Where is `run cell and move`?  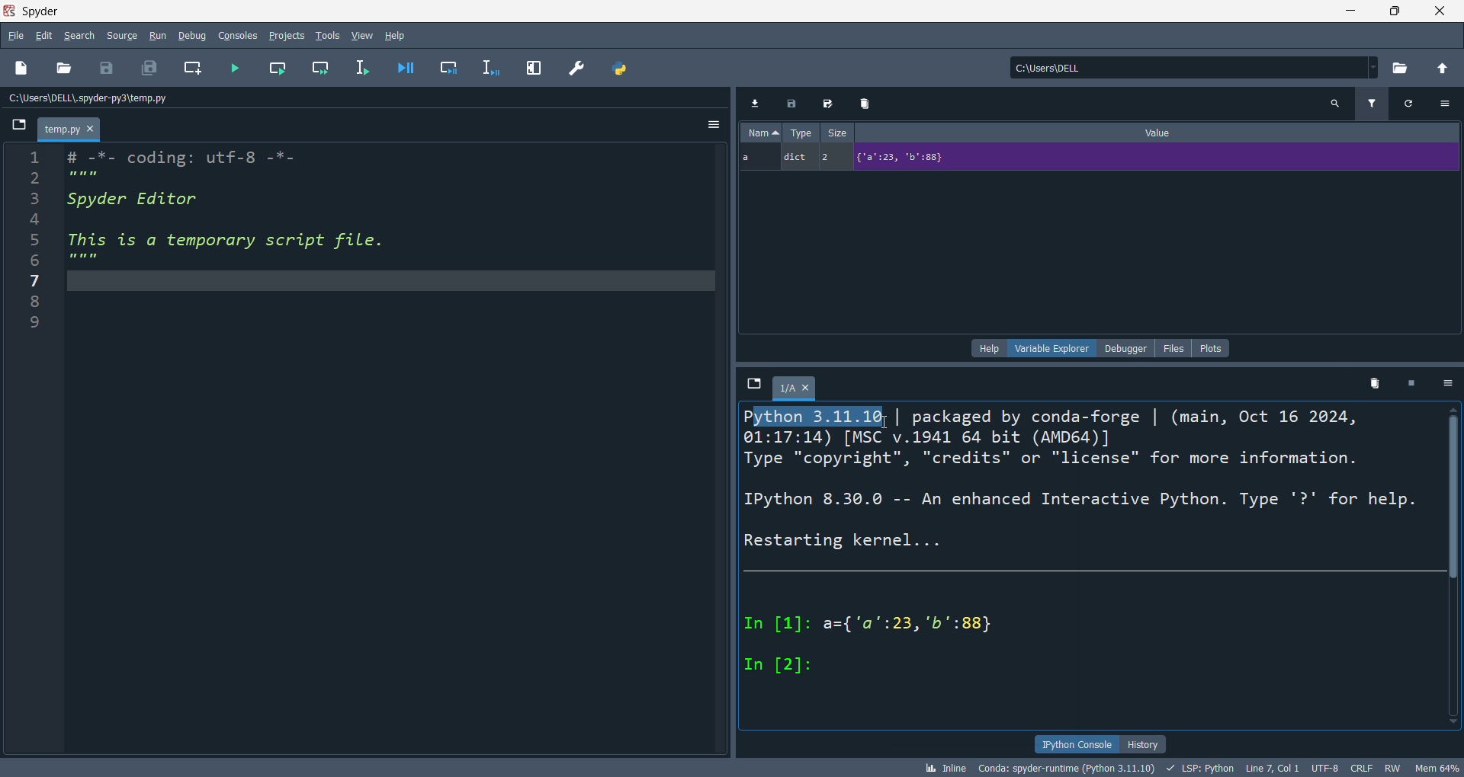
run cell and move is located at coordinates (325, 66).